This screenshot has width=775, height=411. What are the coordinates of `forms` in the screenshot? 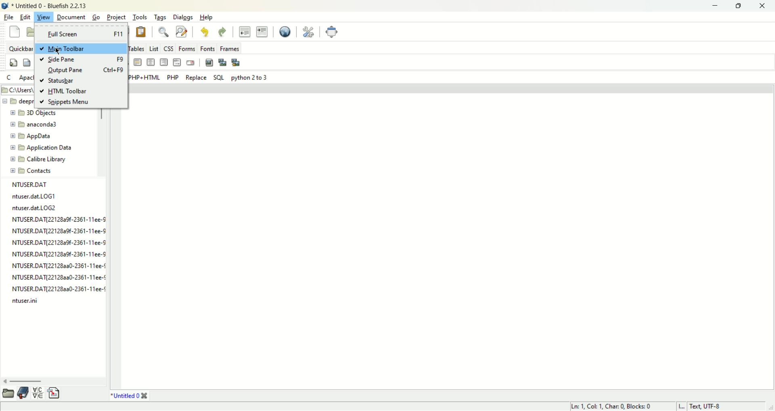 It's located at (187, 48).